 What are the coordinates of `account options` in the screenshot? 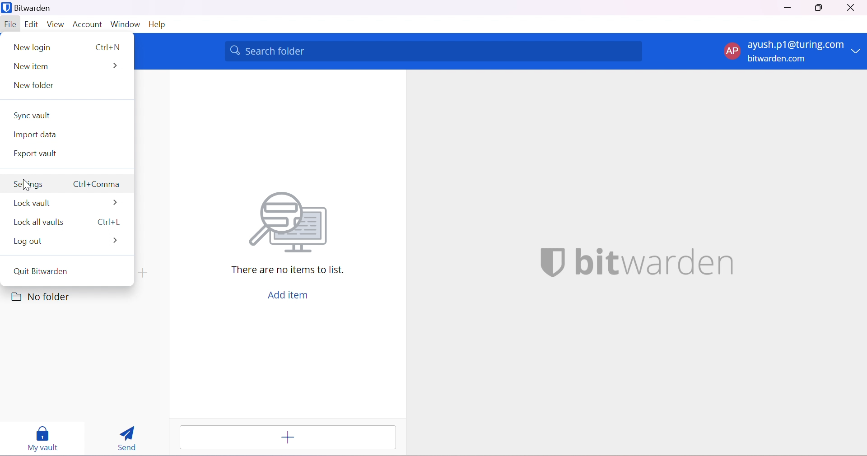 It's located at (793, 52).